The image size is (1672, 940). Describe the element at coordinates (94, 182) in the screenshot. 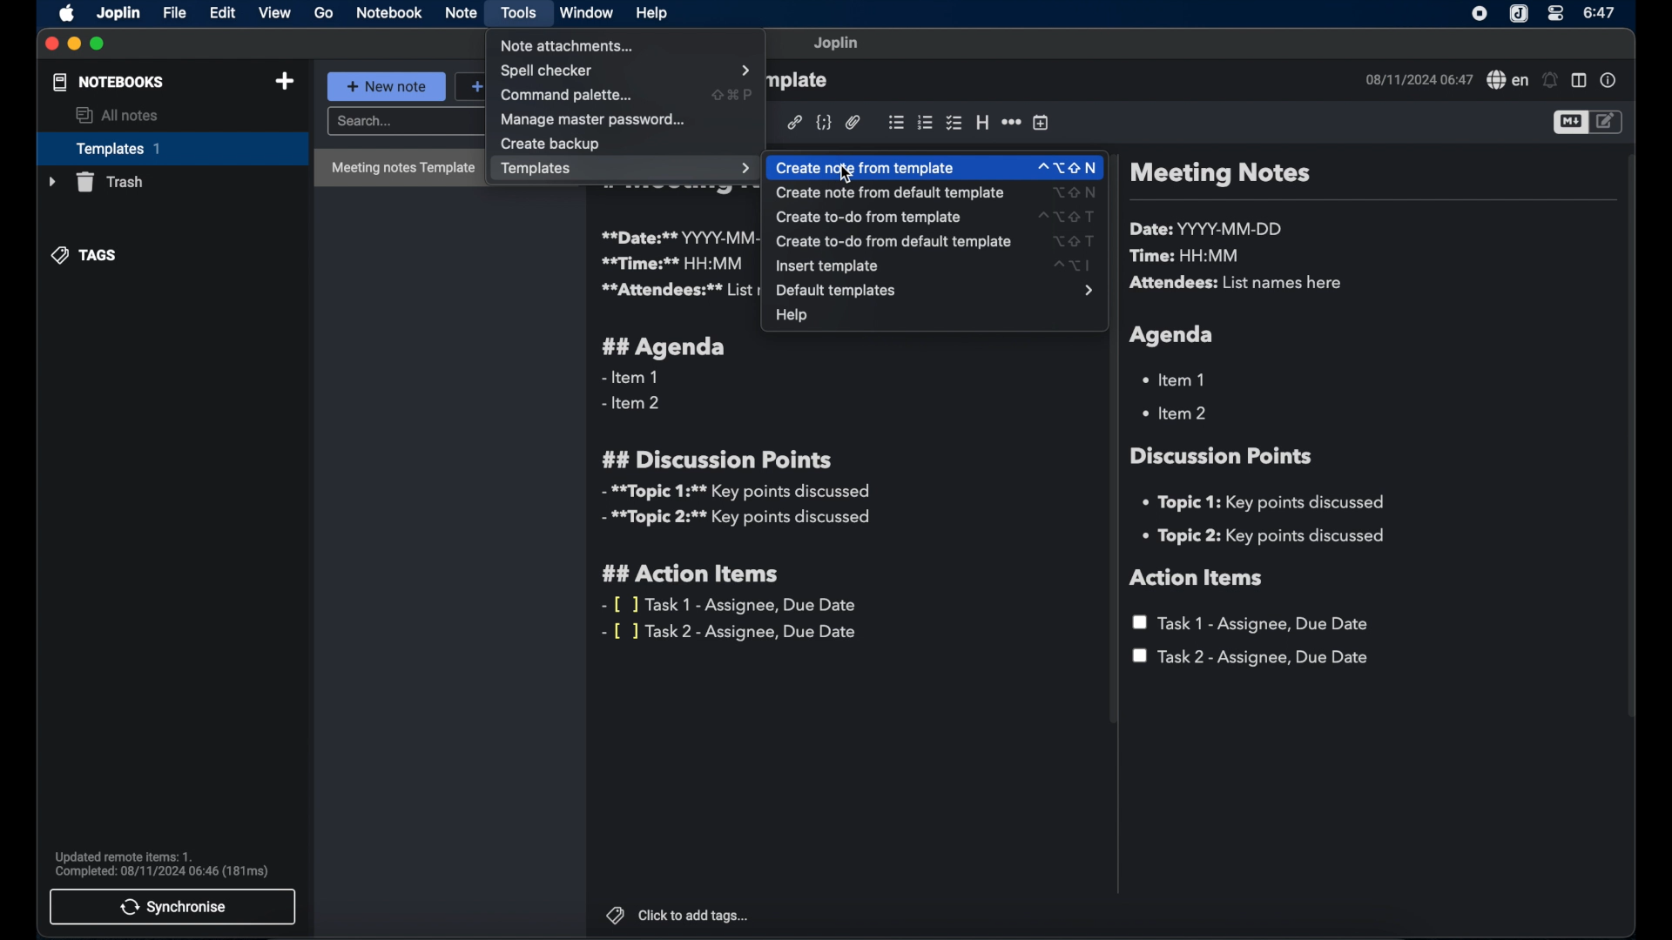

I see `trash` at that location.